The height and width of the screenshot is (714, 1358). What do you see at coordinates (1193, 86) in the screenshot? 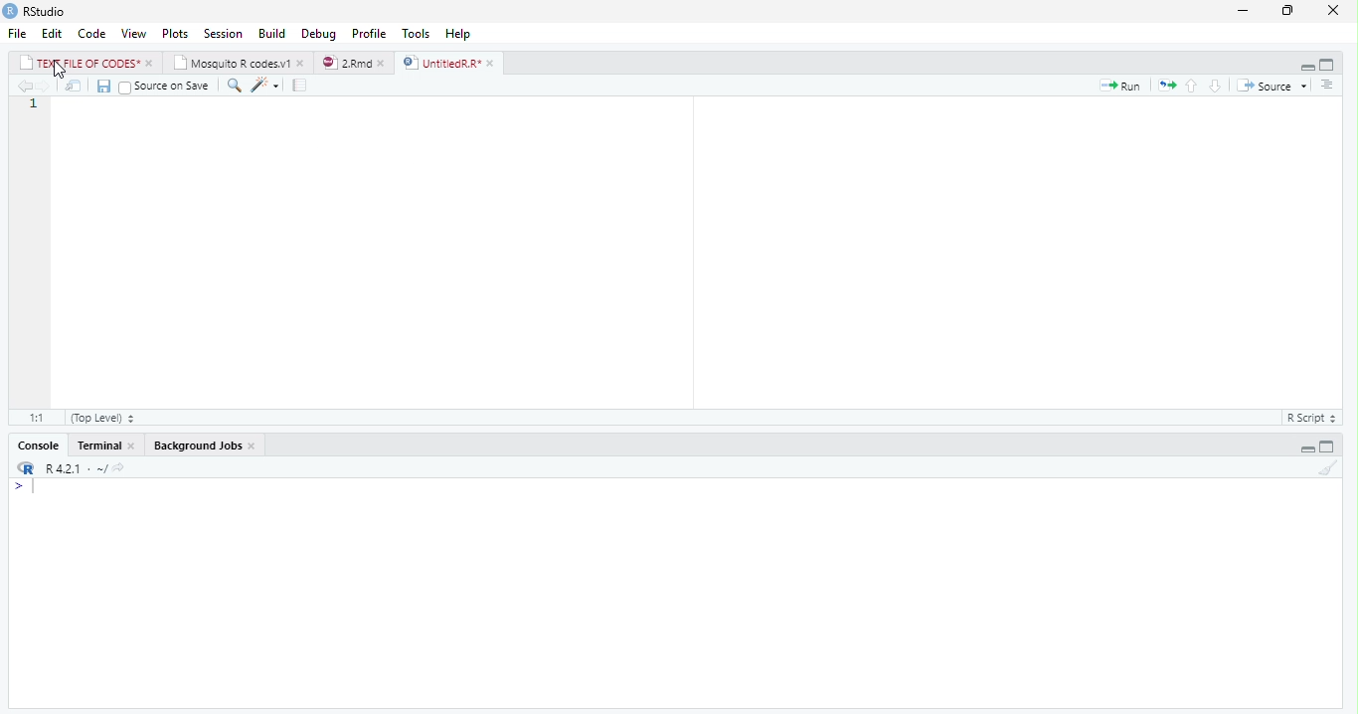
I see `Go to previous section` at bounding box center [1193, 86].